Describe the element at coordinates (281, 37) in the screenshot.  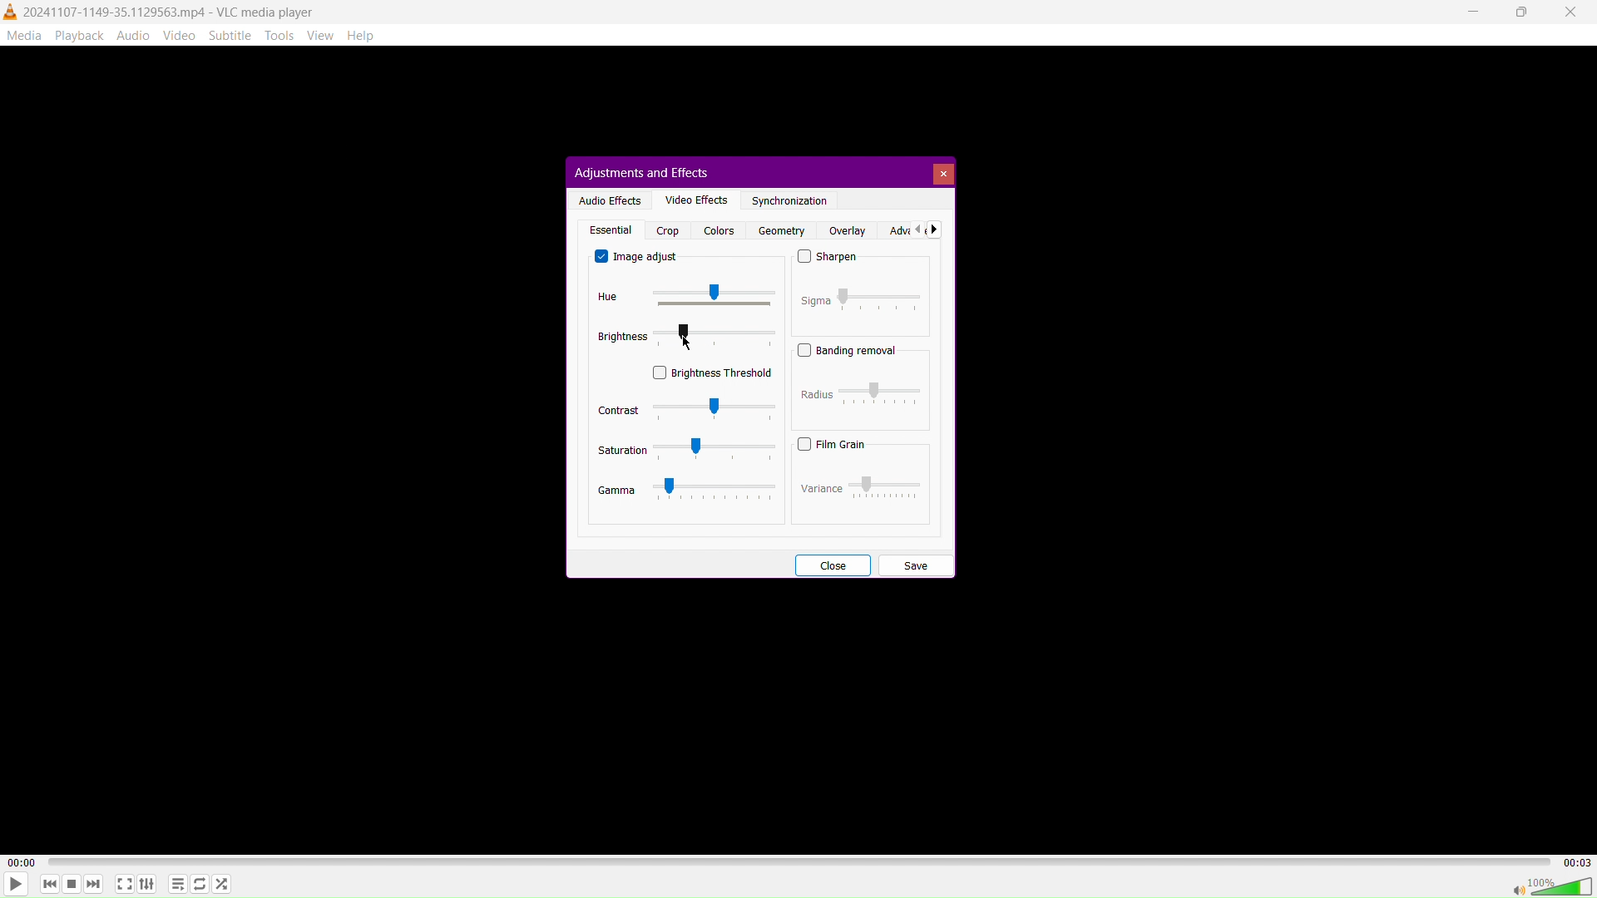
I see `Tools` at that location.